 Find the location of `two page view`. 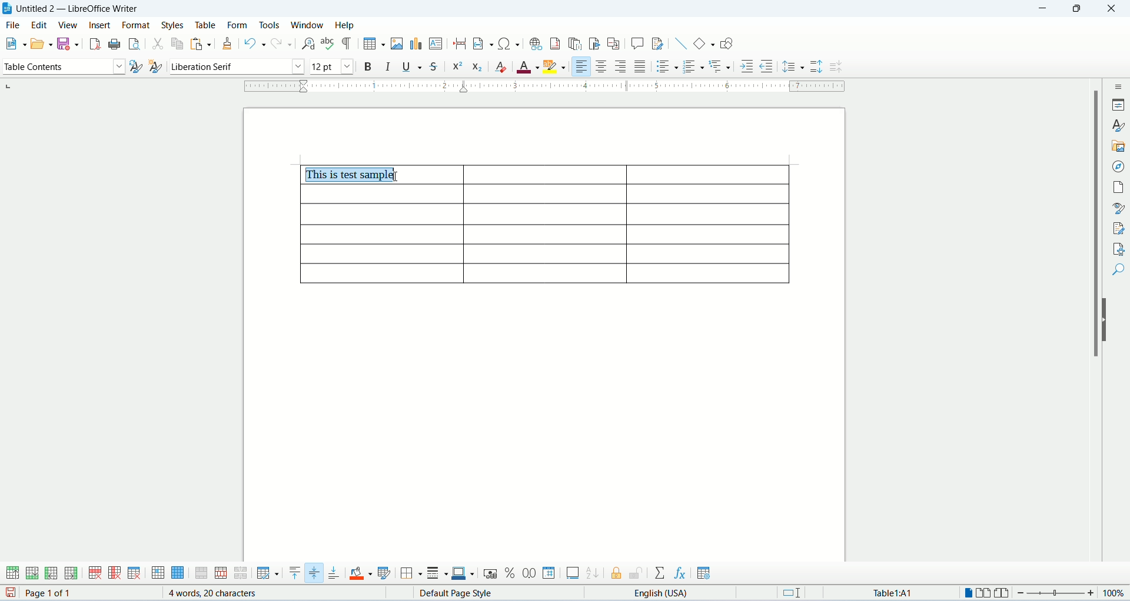

two page view is located at coordinates (983, 593).